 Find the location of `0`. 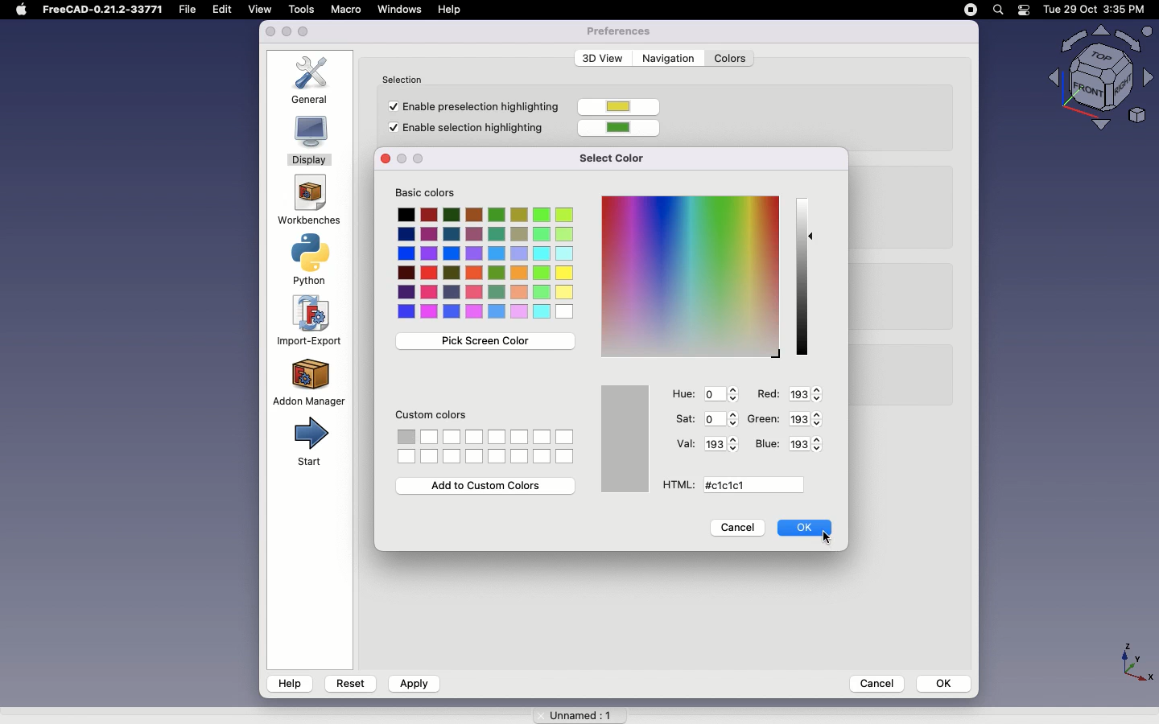

0 is located at coordinates (724, 394).